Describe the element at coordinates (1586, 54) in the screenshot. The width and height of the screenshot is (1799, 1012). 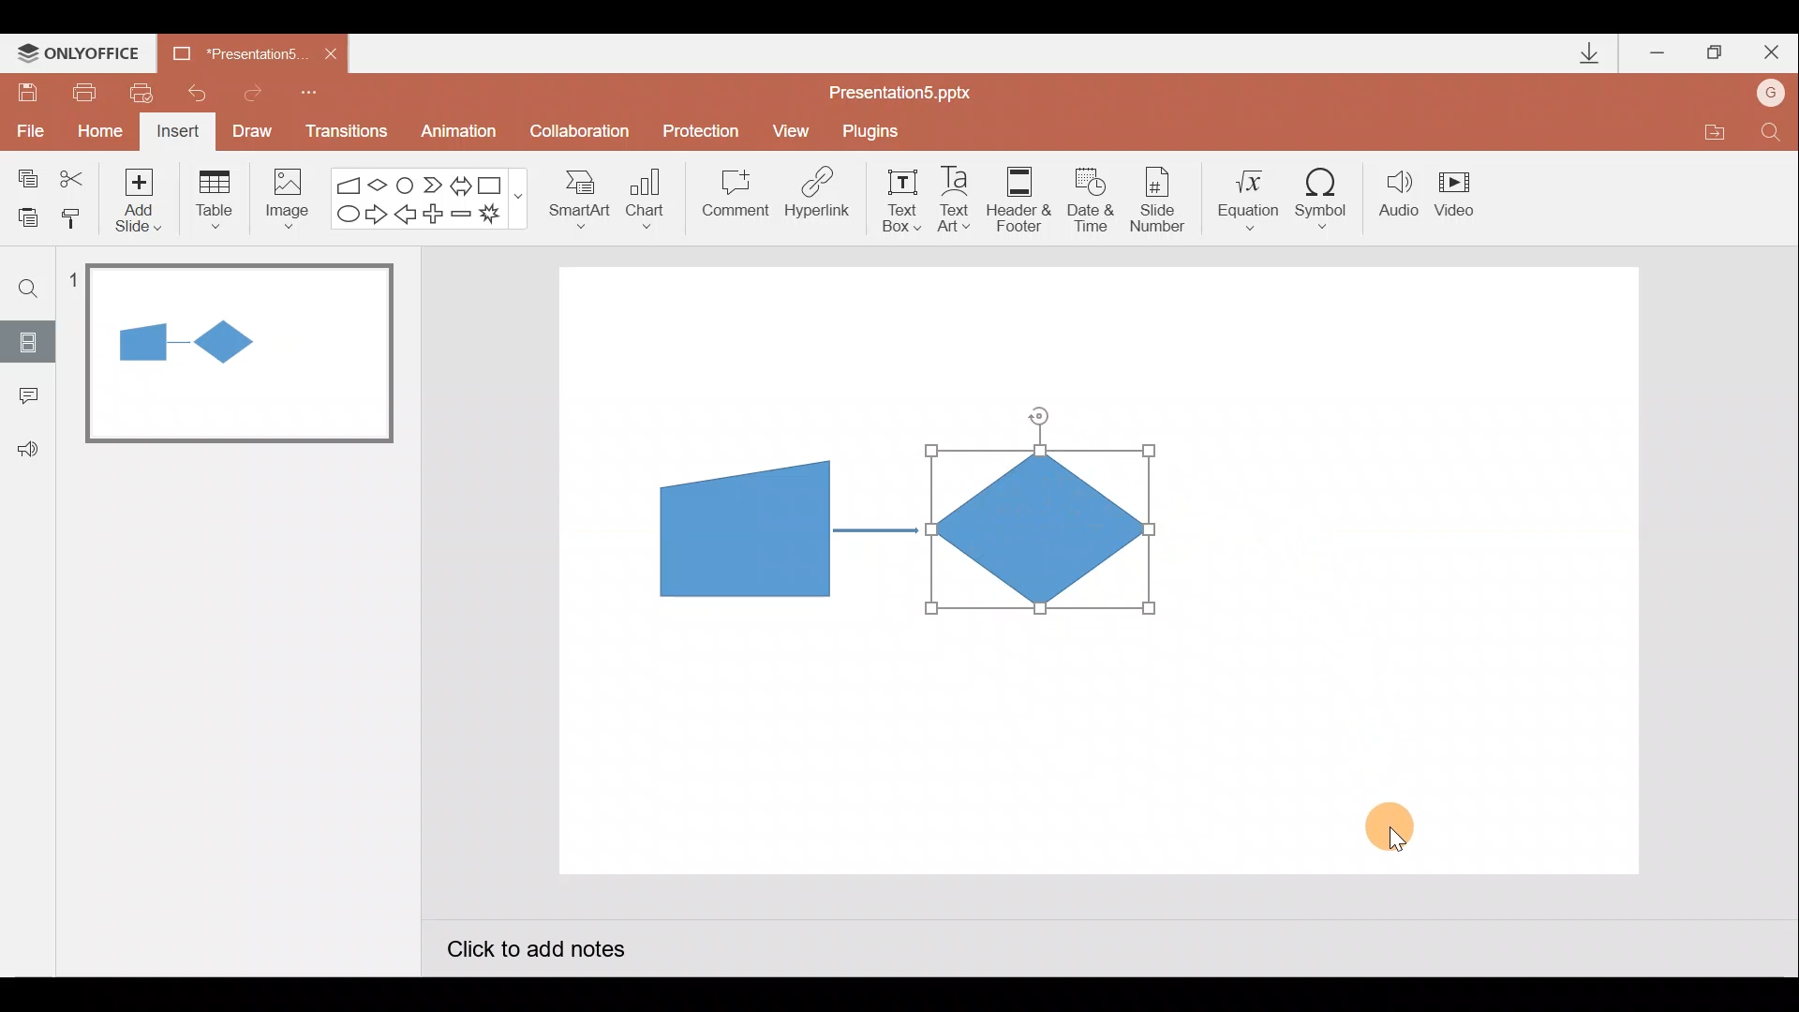
I see `Downloads` at that location.